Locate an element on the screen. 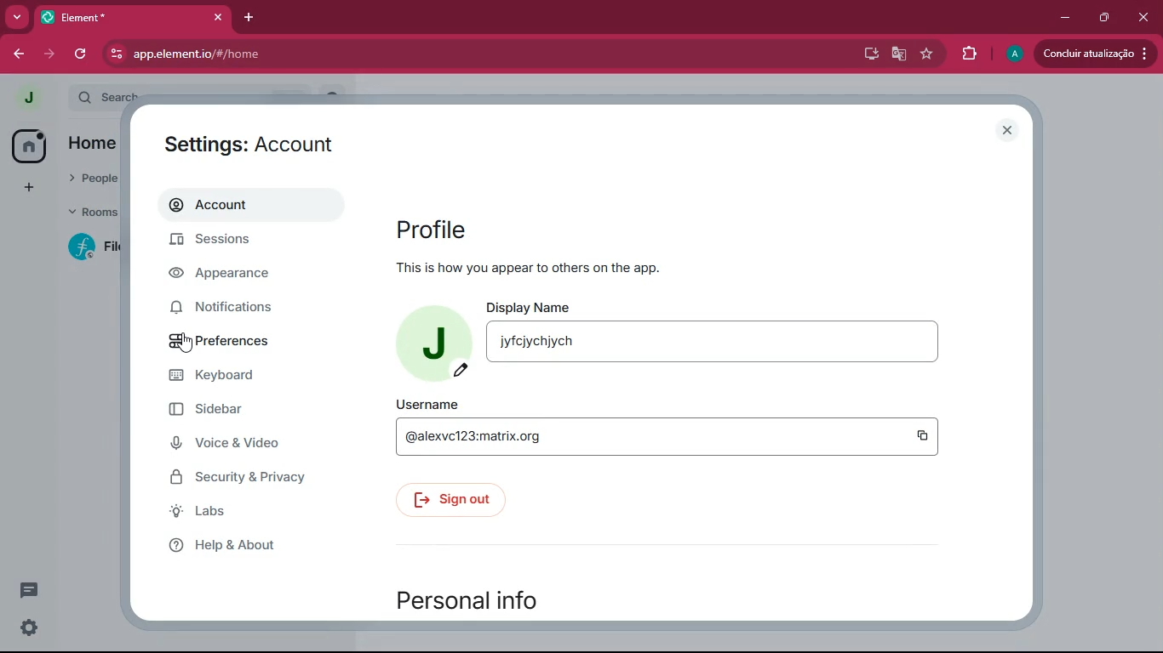 The image size is (1163, 653). google translate is located at coordinates (897, 54).